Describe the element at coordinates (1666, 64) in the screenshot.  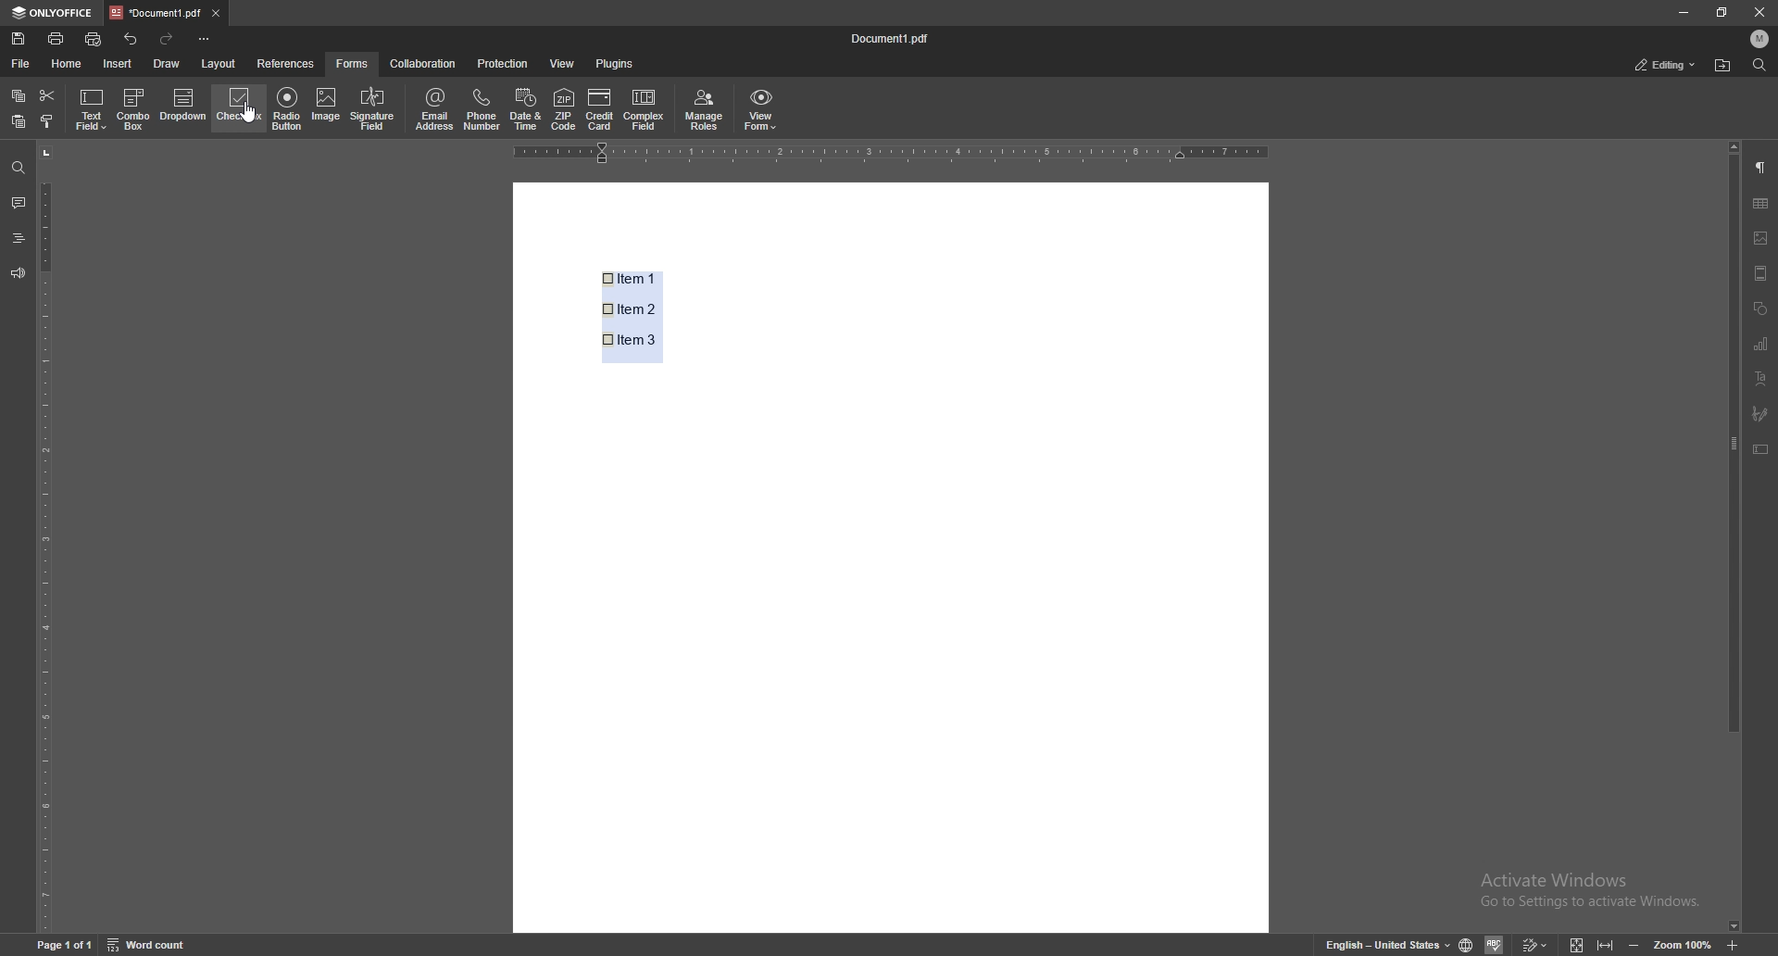
I see `status` at that location.